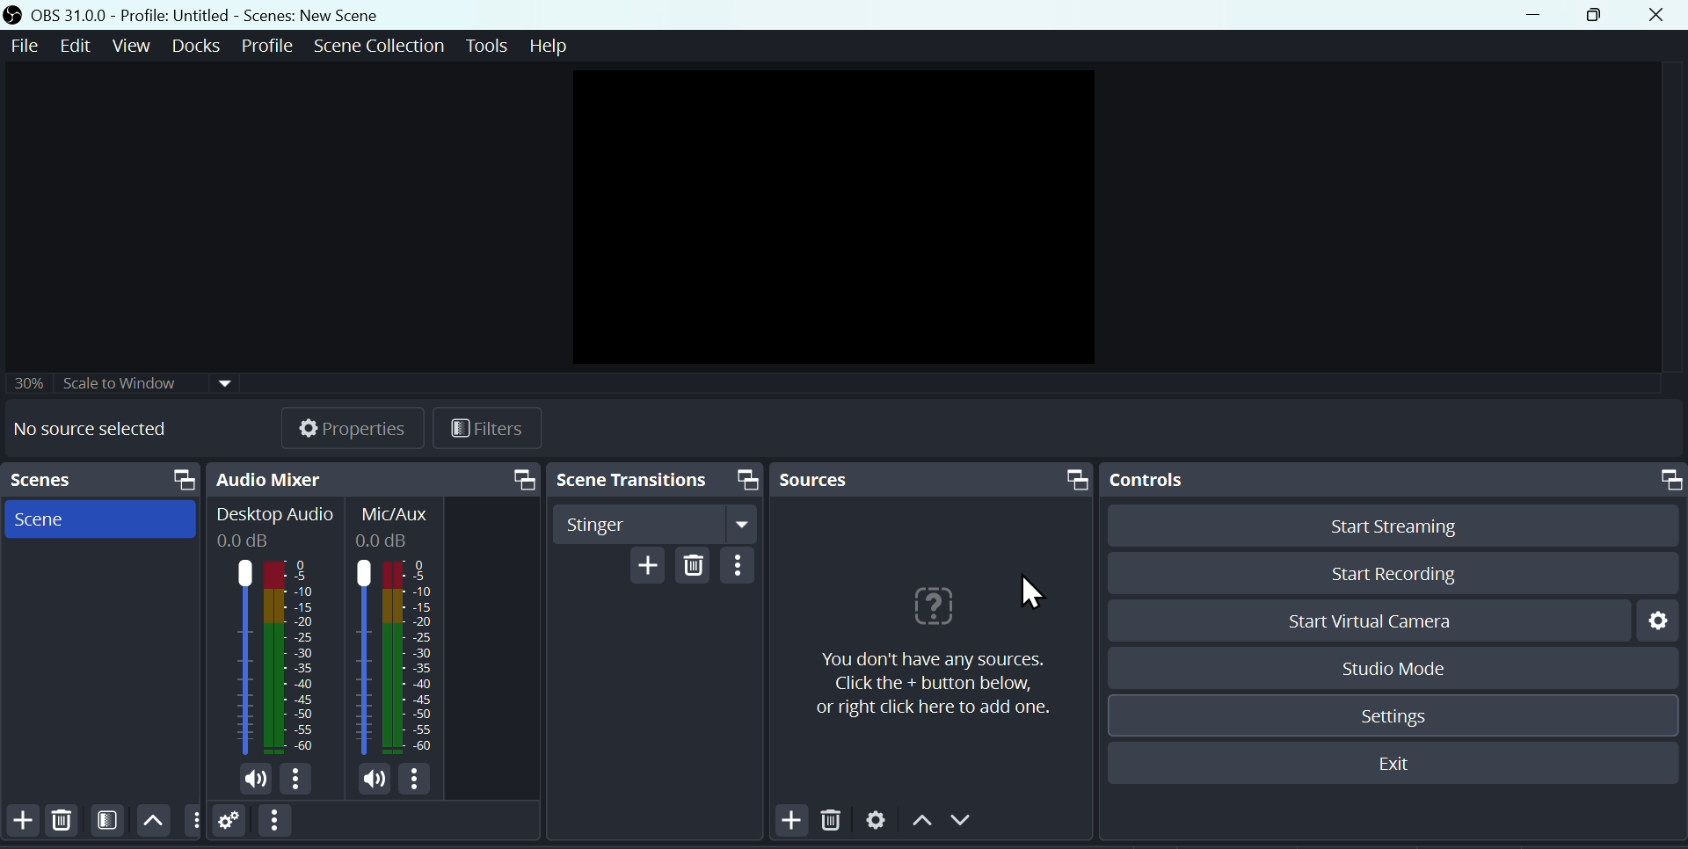 Image resolution: width=1688 pixels, height=849 pixels. I want to click on video clip, so click(830, 216).